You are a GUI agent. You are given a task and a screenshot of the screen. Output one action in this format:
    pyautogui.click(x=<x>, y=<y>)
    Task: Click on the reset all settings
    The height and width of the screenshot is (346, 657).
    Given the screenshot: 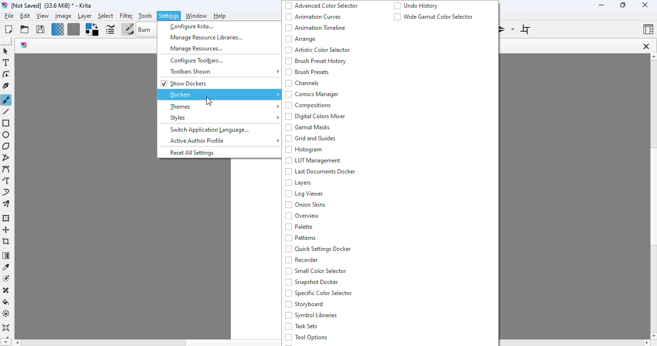 What is the action you would take?
    pyautogui.click(x=192, y=152)
    